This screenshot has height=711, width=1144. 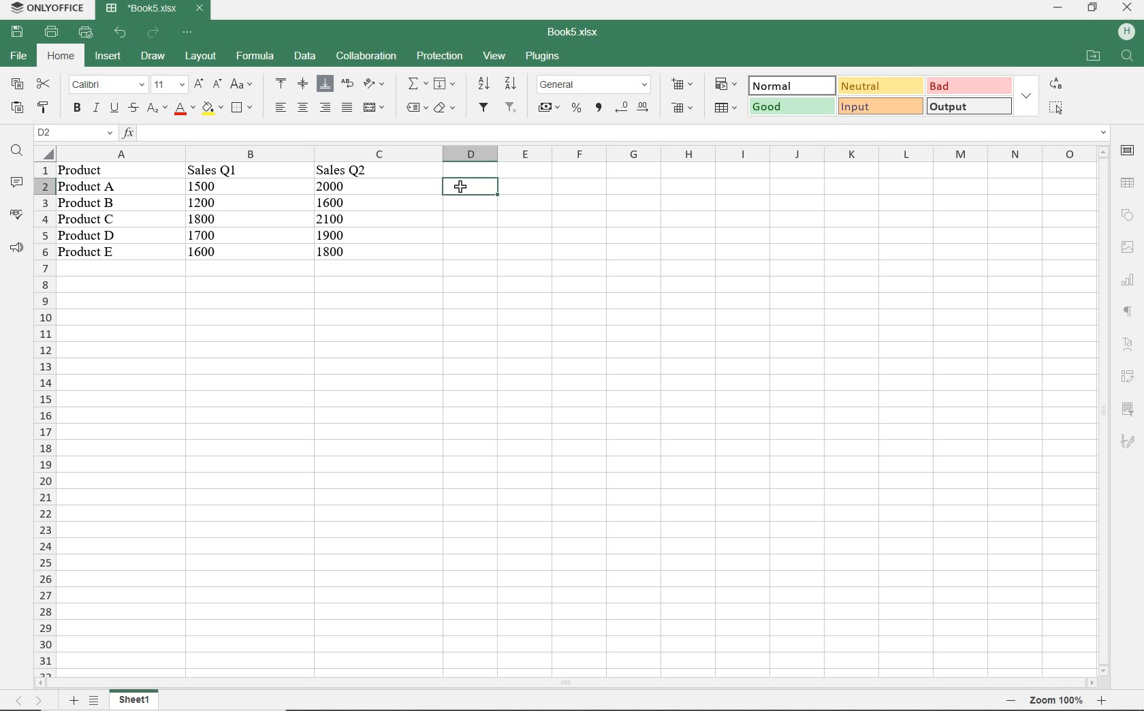 I want to click on select all, so click(x=1056, y=109).